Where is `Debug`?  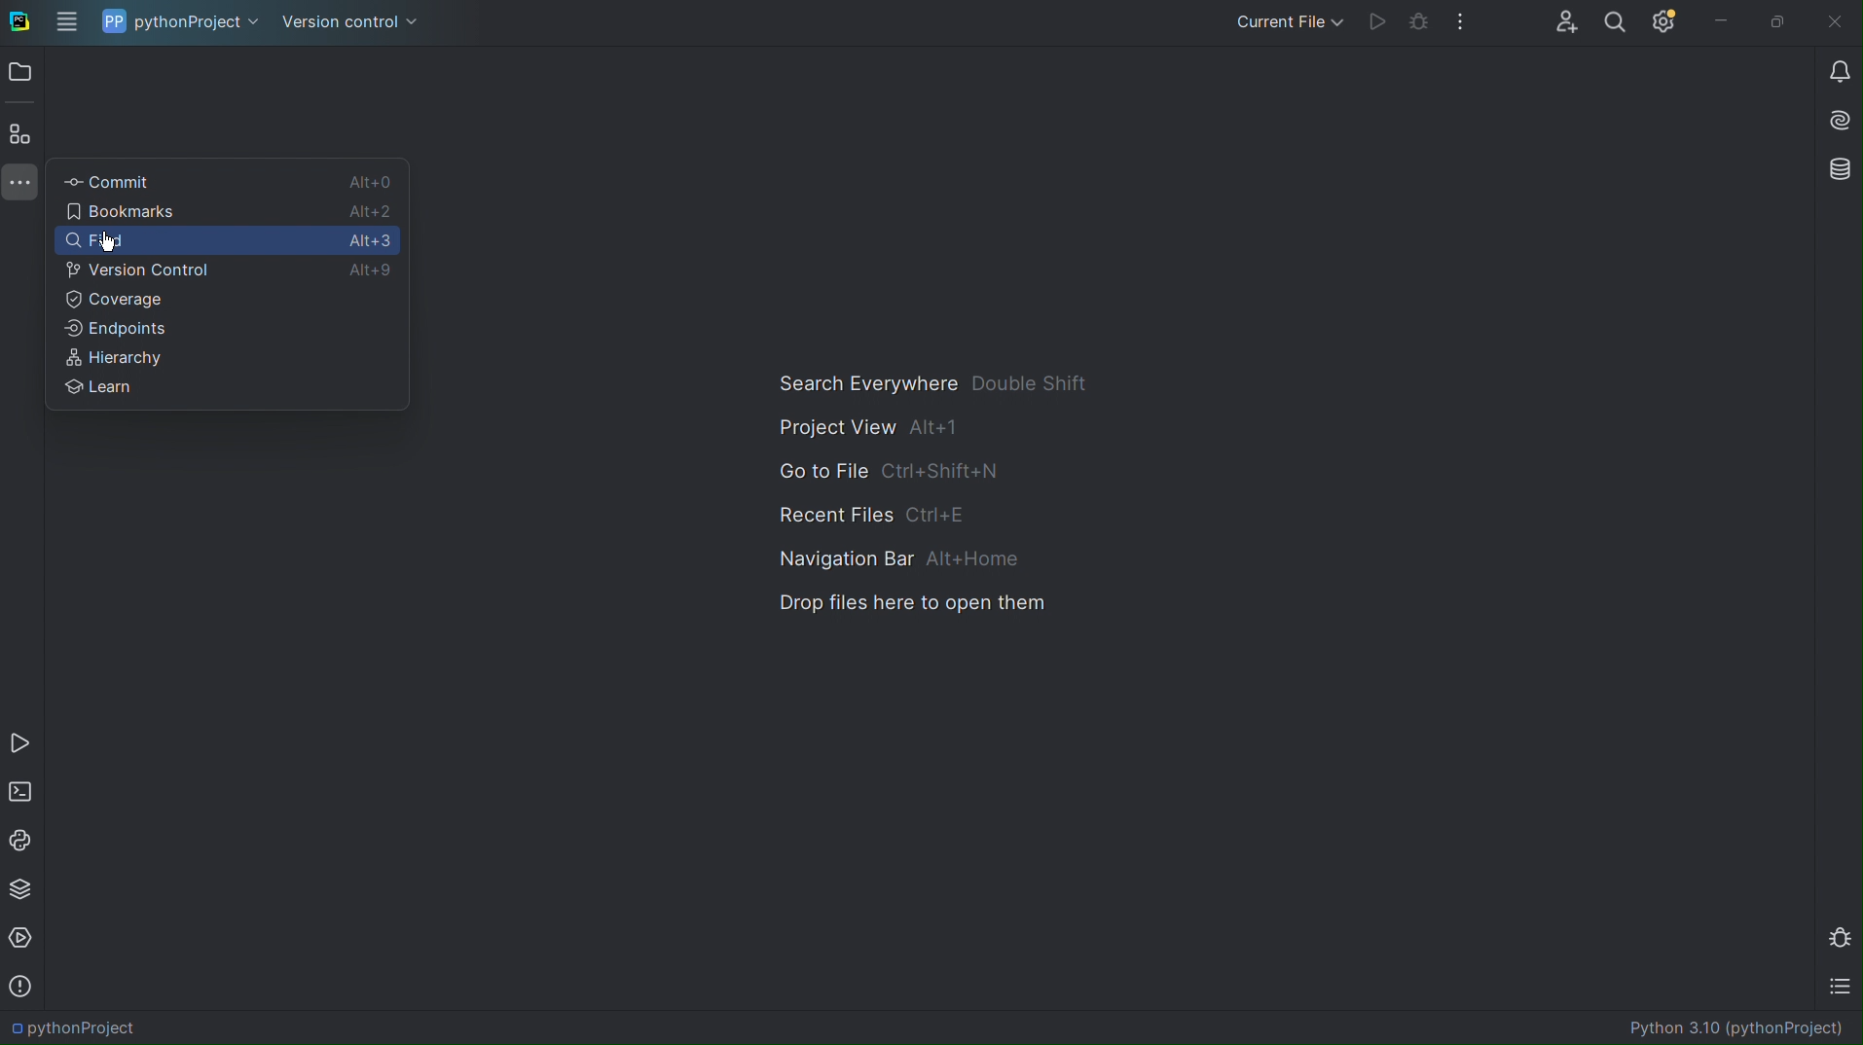
Debug is located at coordinates (1839, 934).